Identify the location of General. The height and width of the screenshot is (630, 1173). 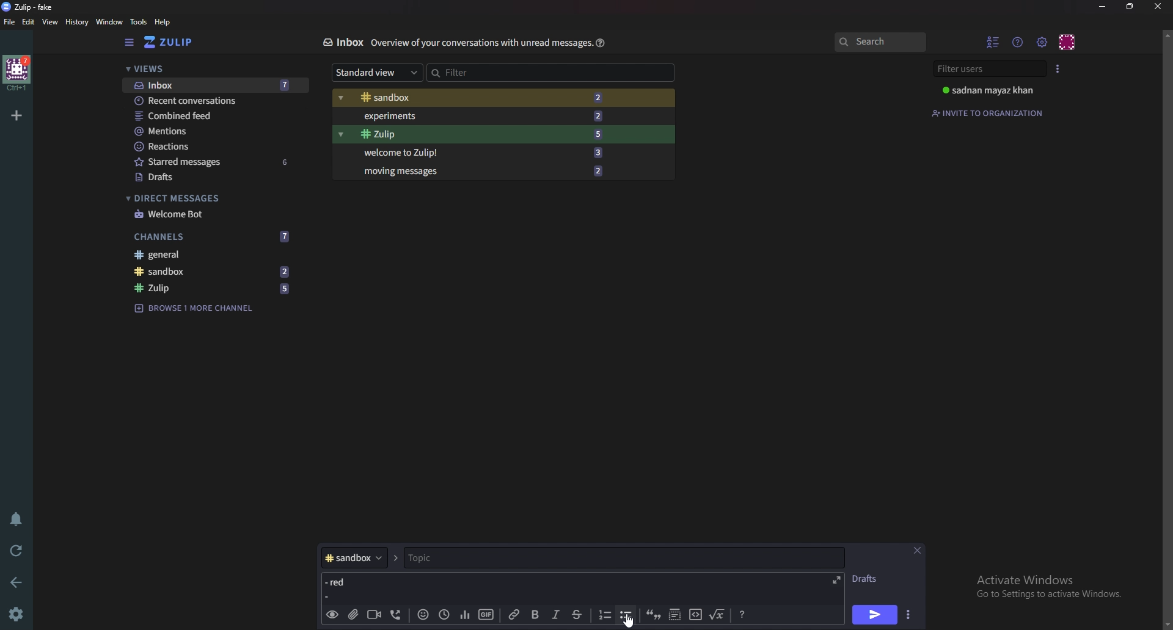
(208, 254).